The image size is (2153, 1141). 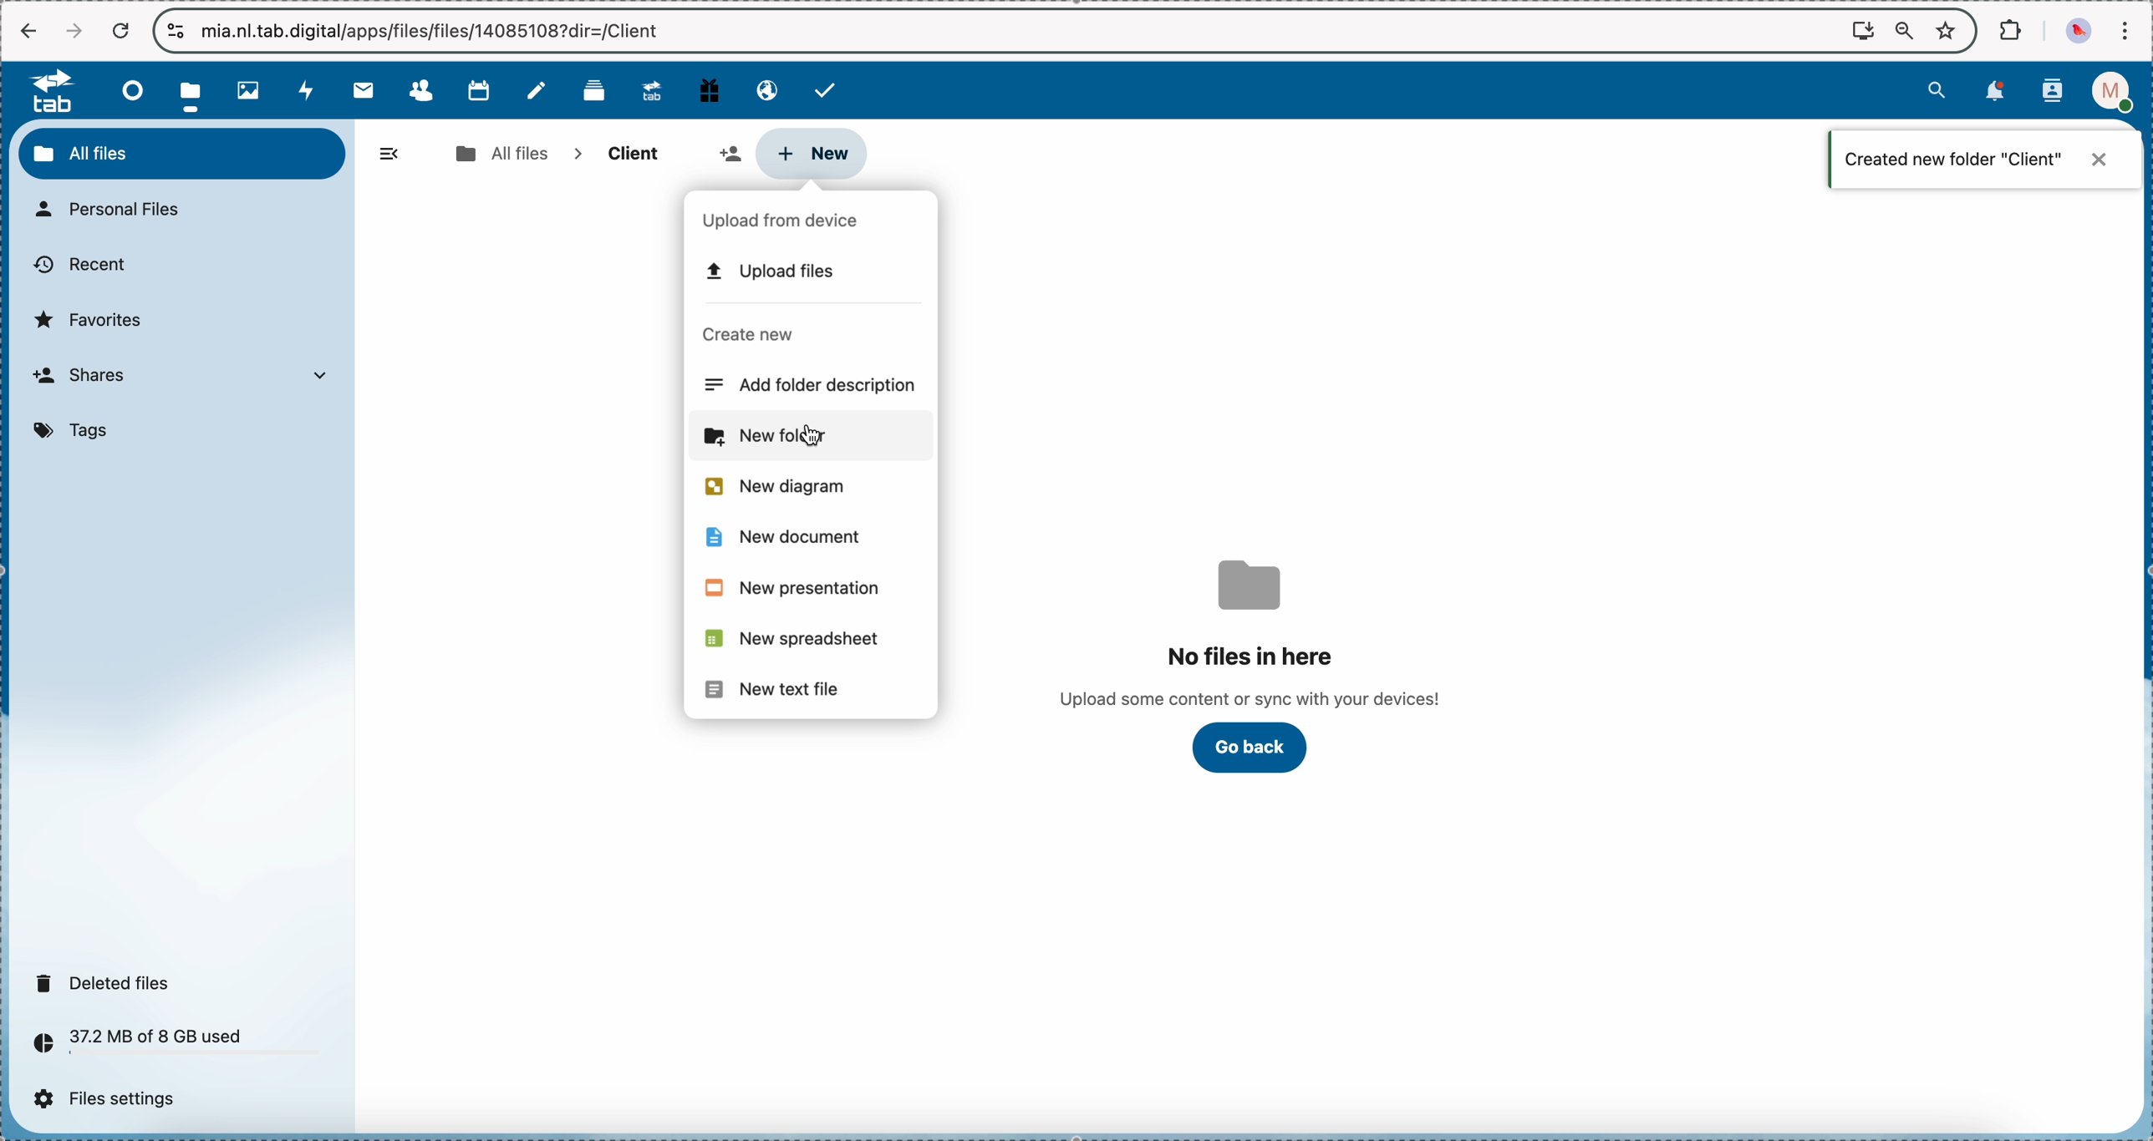 I want to click on favorites, so click(x=94, y=319).